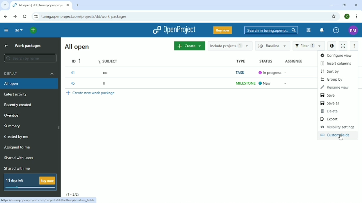 This screenshot has width=362, height=203. I want to click on More actions, so click(355, 46).